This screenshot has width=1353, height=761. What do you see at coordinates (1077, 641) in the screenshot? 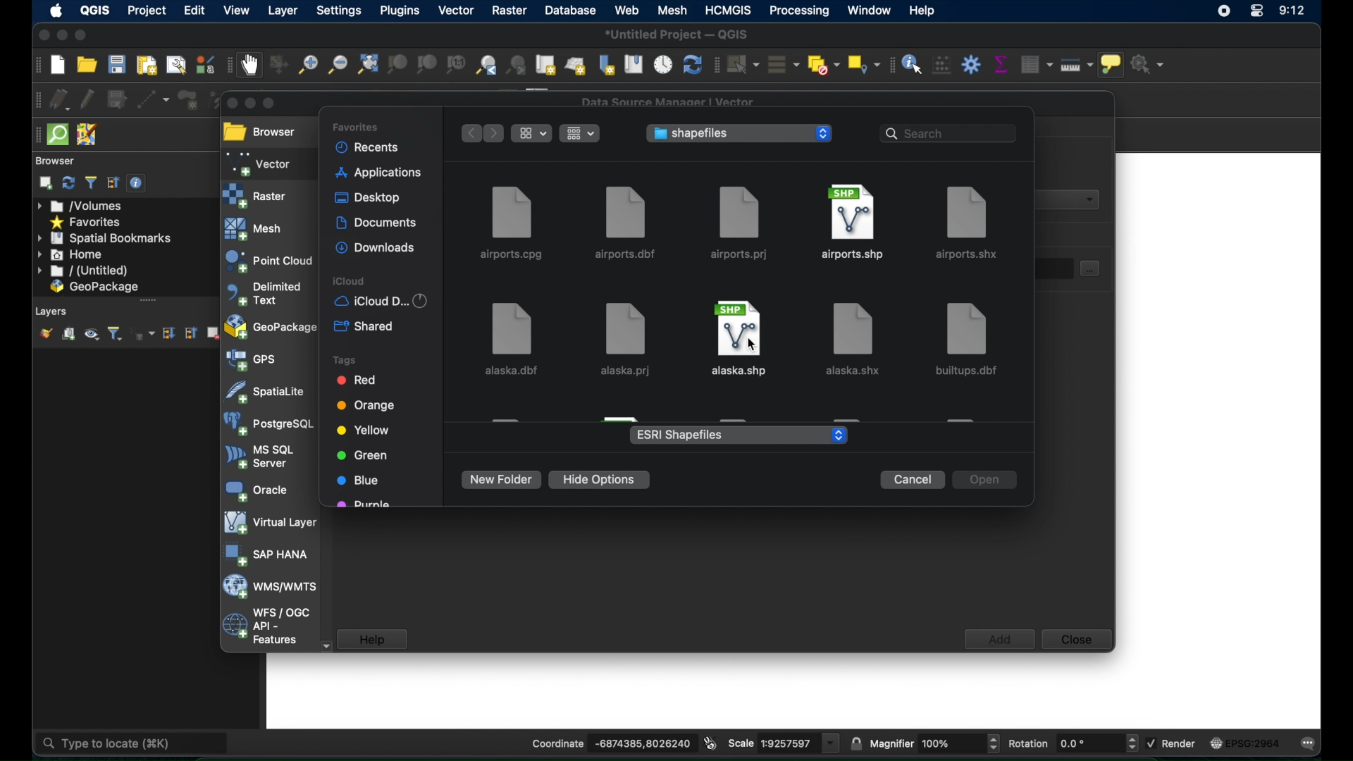
I see `close` at bounding box center [1077, 641].